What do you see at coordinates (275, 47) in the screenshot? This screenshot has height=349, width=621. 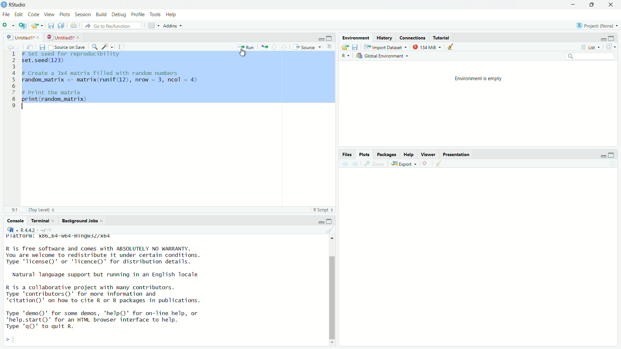 I see `upward` at bounding box center [275, 47].